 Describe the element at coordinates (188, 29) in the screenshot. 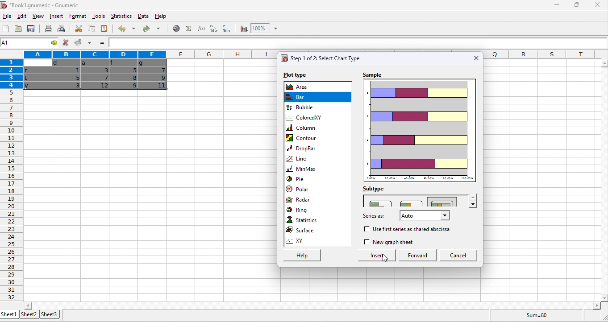

I see `select function` at that location.